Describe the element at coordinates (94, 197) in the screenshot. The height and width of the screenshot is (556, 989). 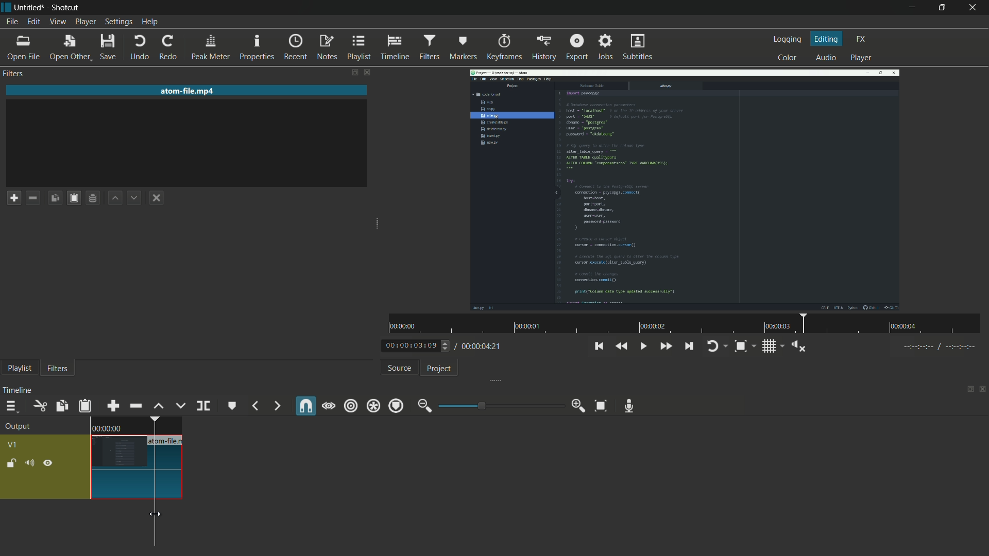
I see `save filter set` at that location.